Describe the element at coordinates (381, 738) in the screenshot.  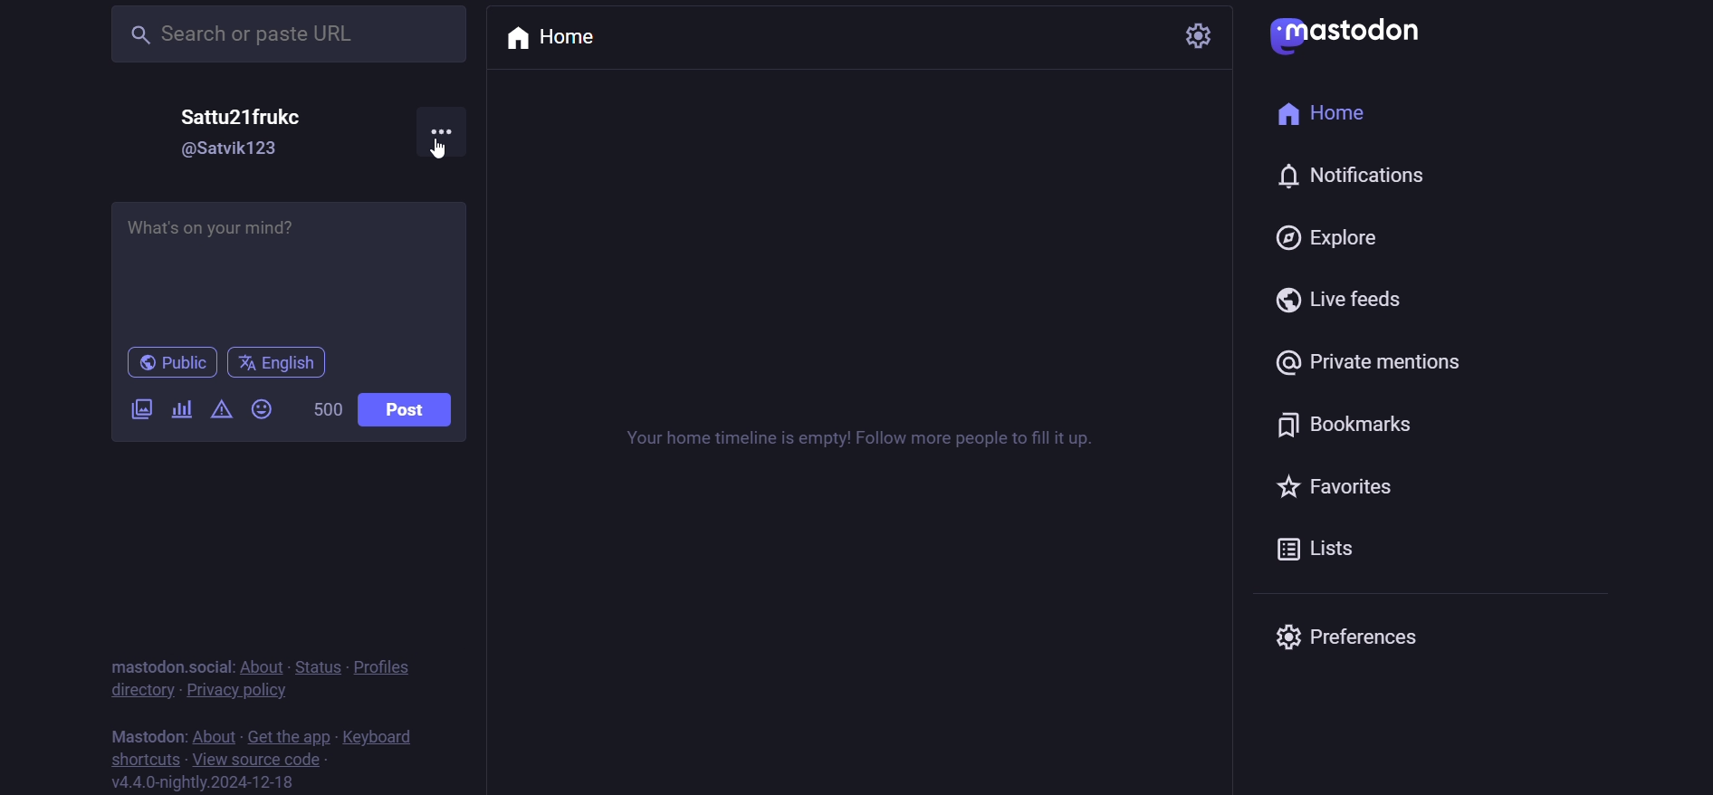
I see `keyboard` at that location.